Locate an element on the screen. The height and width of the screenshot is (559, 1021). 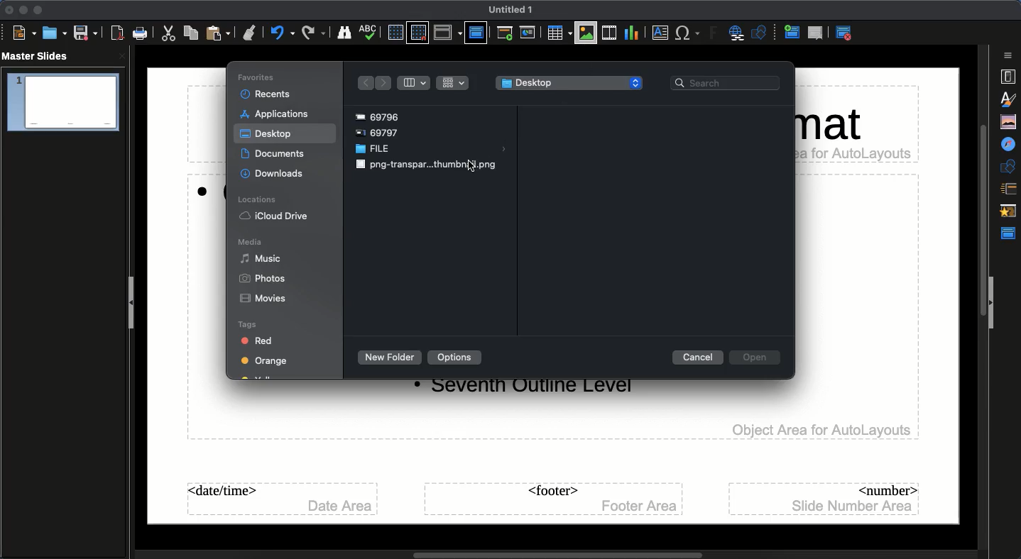
Movies is located at coordinates (265, 299).